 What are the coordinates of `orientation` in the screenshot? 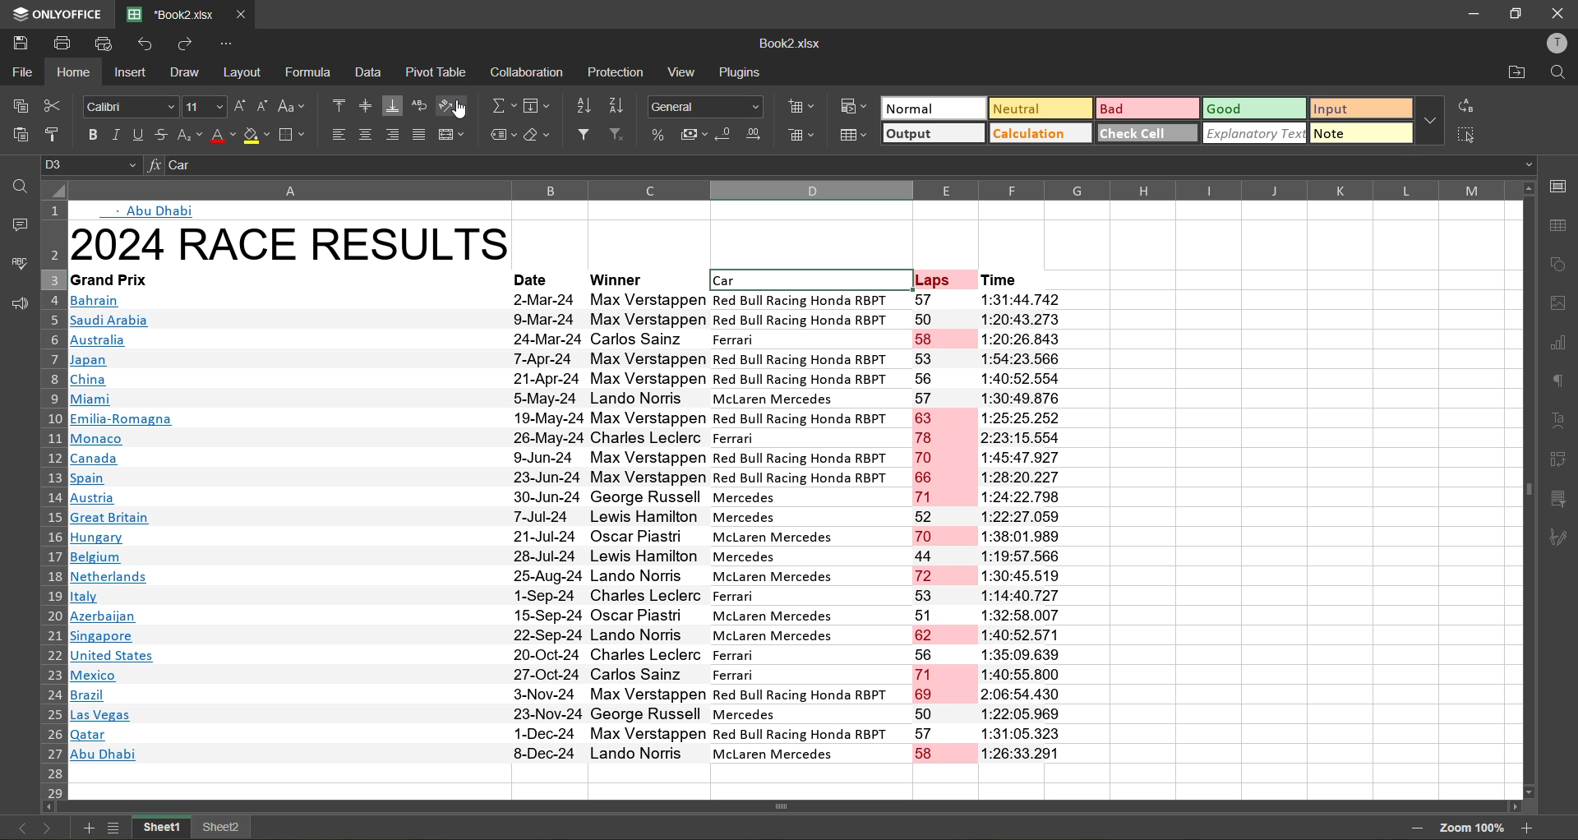 It's located at (454, 105).